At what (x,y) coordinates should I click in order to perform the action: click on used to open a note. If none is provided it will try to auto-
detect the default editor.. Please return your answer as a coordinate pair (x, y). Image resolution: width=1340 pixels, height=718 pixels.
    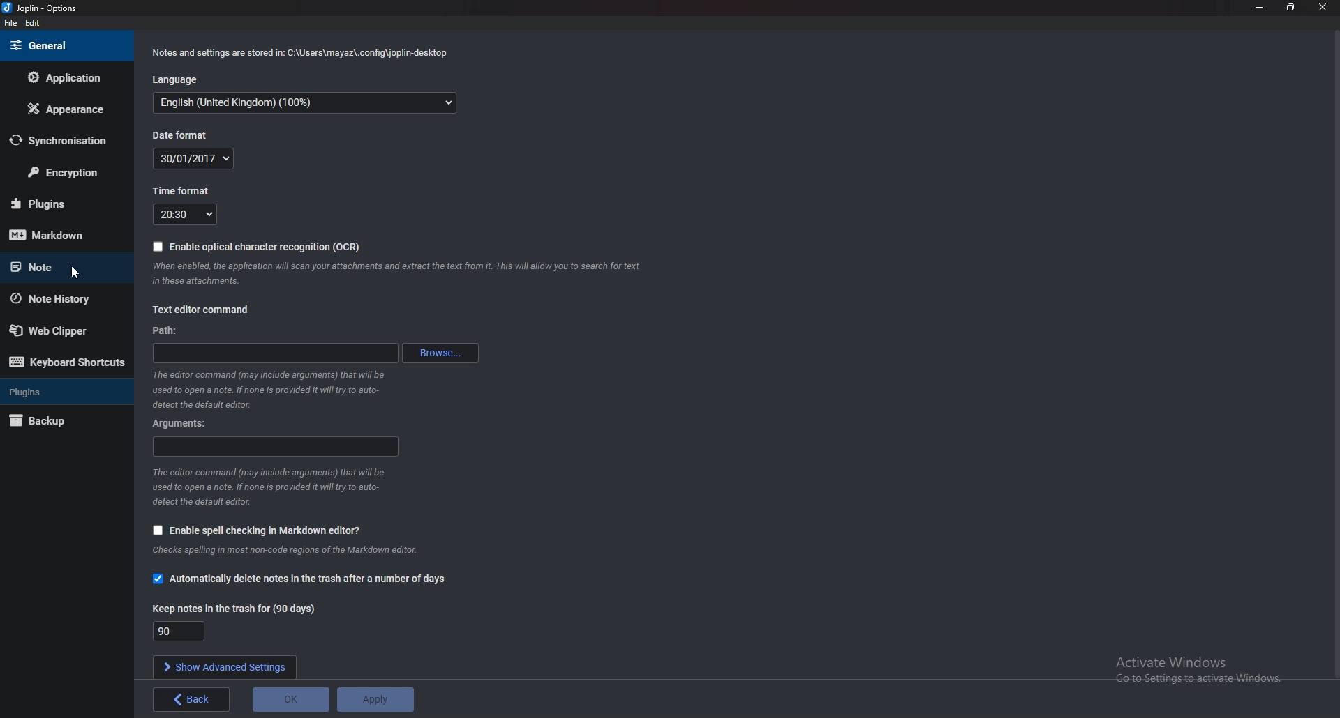
    Looking at the image, I should click on (265, 388).